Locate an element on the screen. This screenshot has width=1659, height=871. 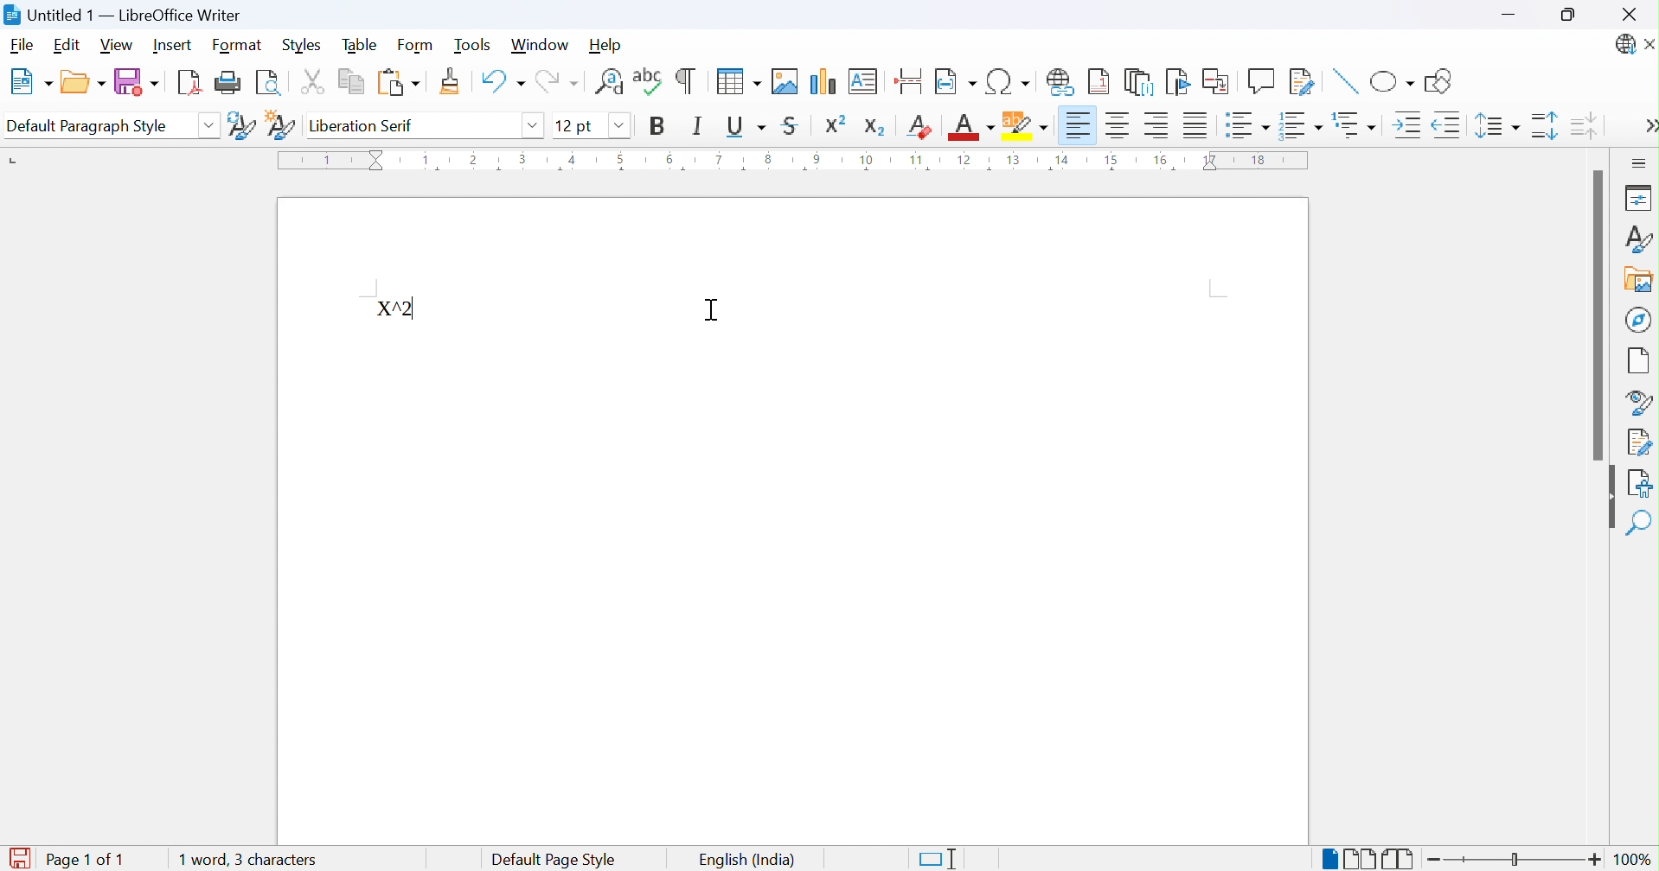
More is located at coordinates (1649, 125).